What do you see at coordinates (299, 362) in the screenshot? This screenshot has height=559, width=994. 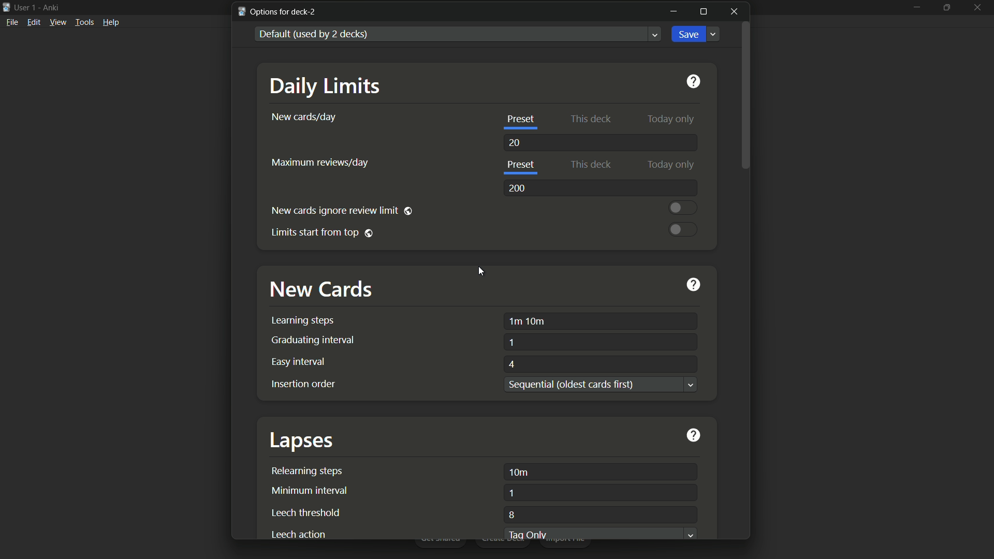 I see `easy interval` at bounding box center [299, 362].